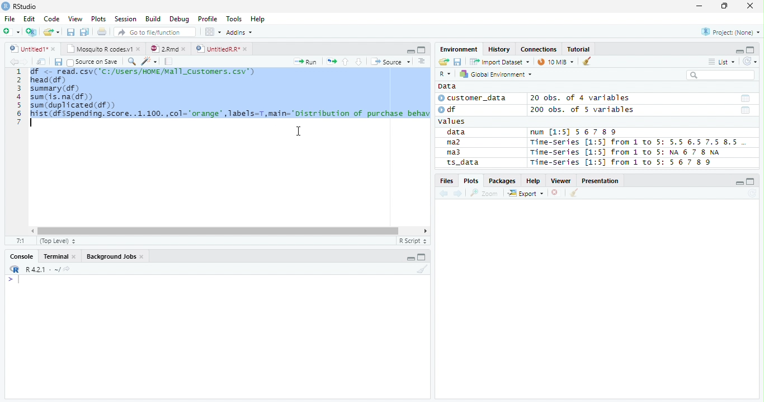 The width and height of the screenshot is (764, 402). I want to click on Zoom, so click(484, 193).